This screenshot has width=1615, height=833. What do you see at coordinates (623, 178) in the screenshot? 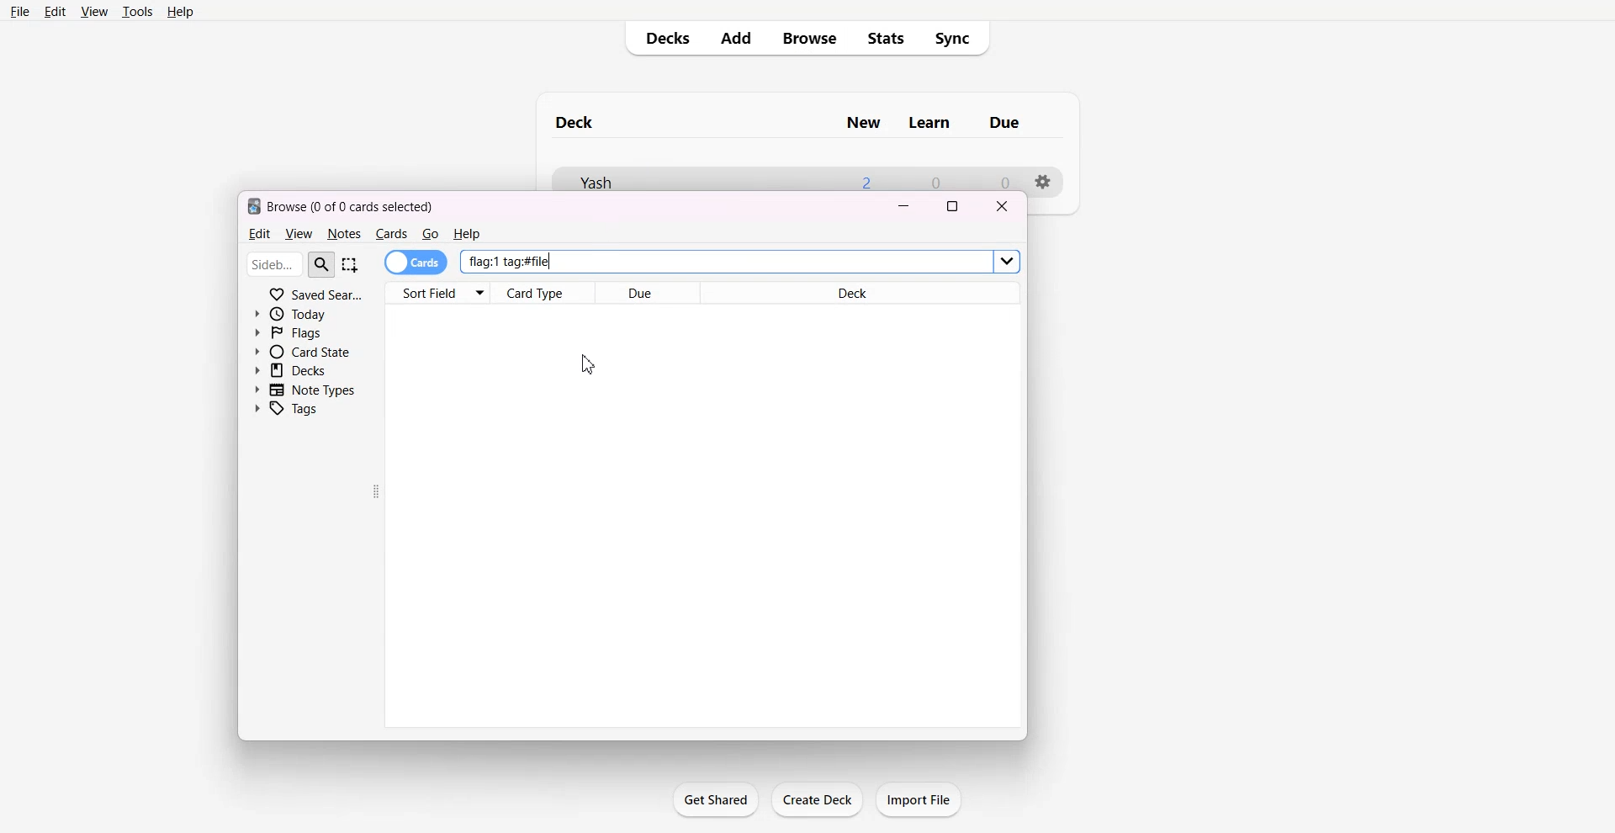
I see `yash` at bounding box center [623, 178].